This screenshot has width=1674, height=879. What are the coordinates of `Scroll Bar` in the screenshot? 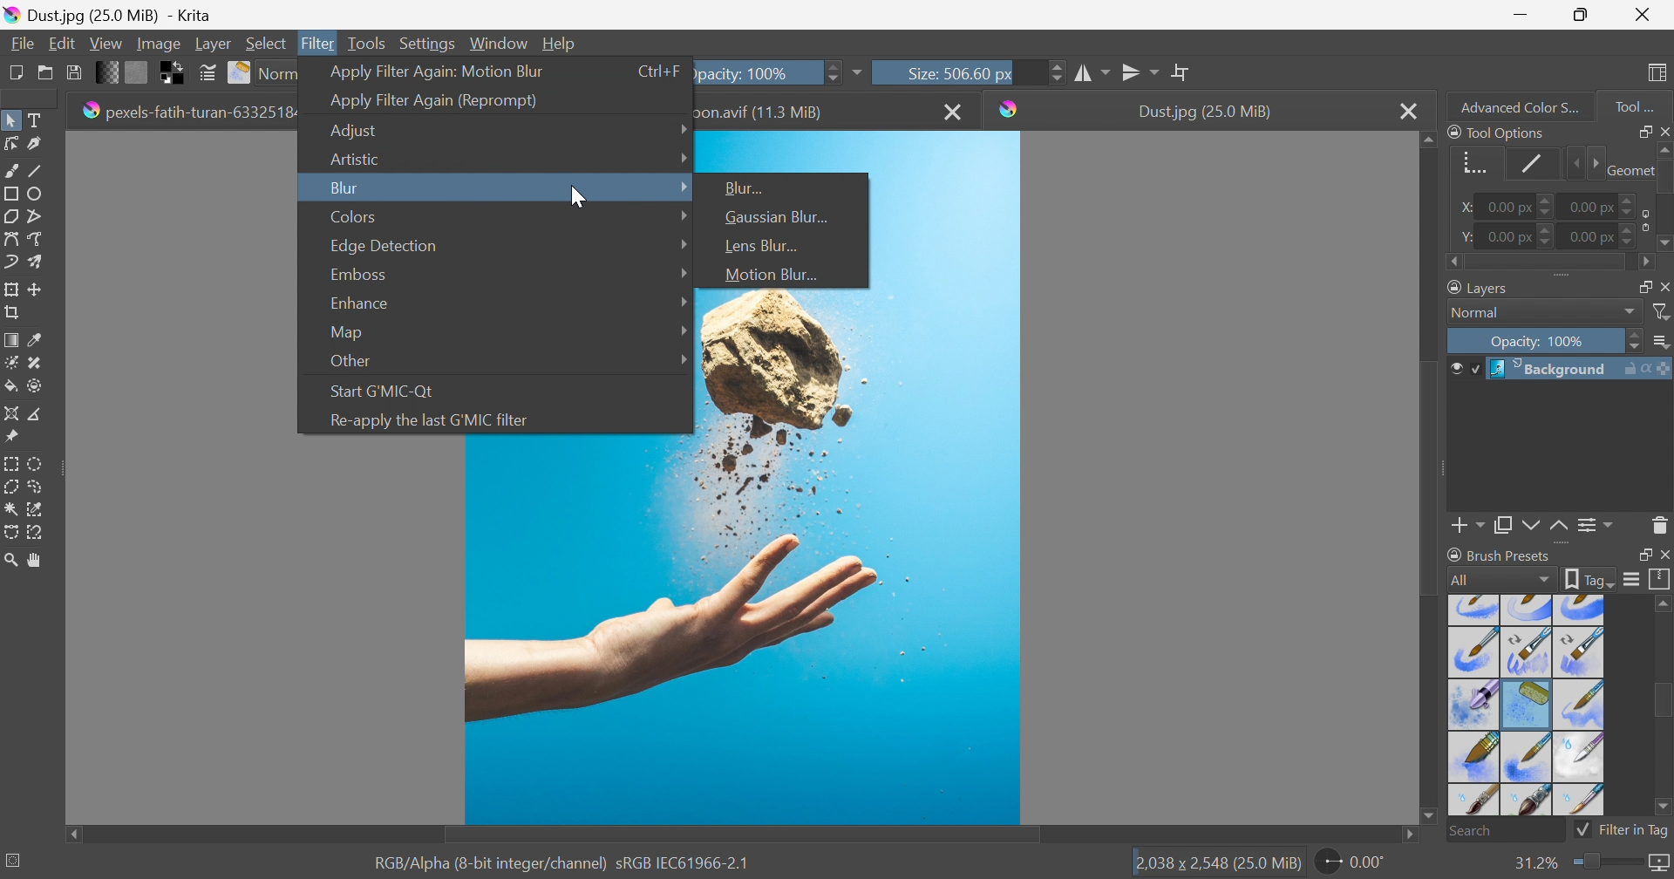 It's located at (1663, 703).